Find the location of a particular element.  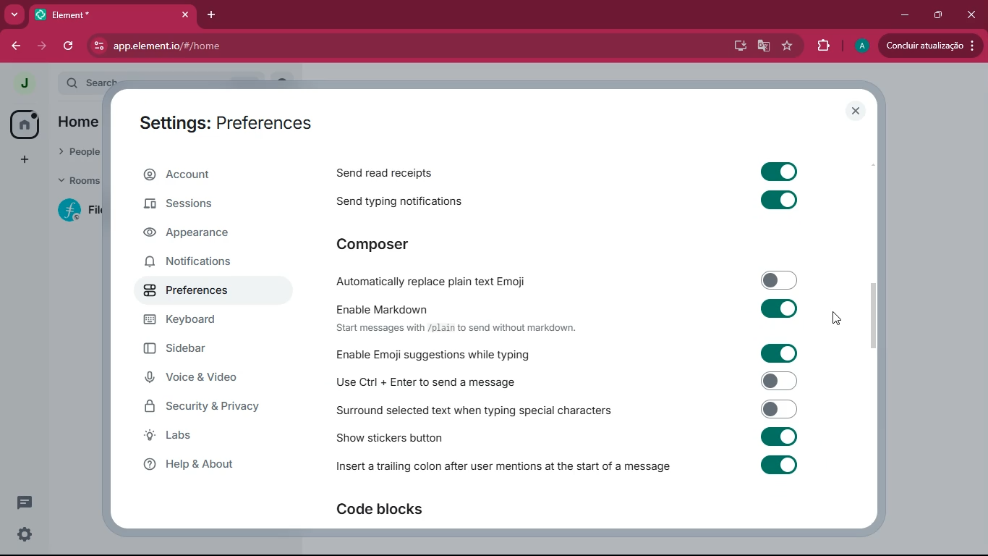

toggle on or off is located at coordinates (778, 464).